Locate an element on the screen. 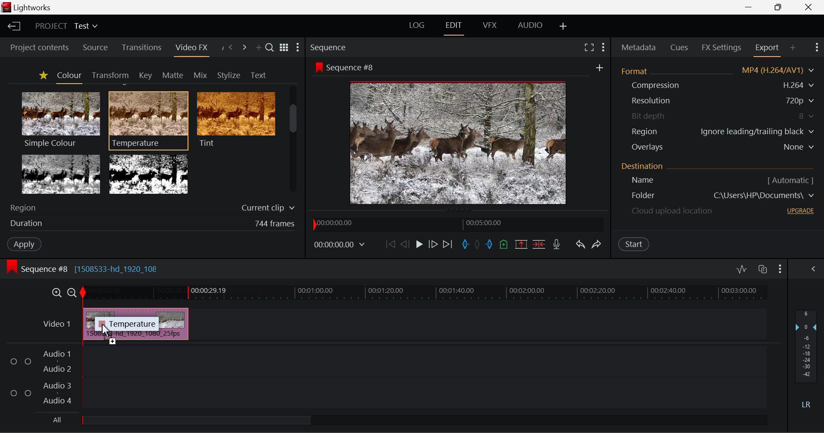 This screenshot has height=433, width=824. Lightworks is located at coordinates (34, 8).